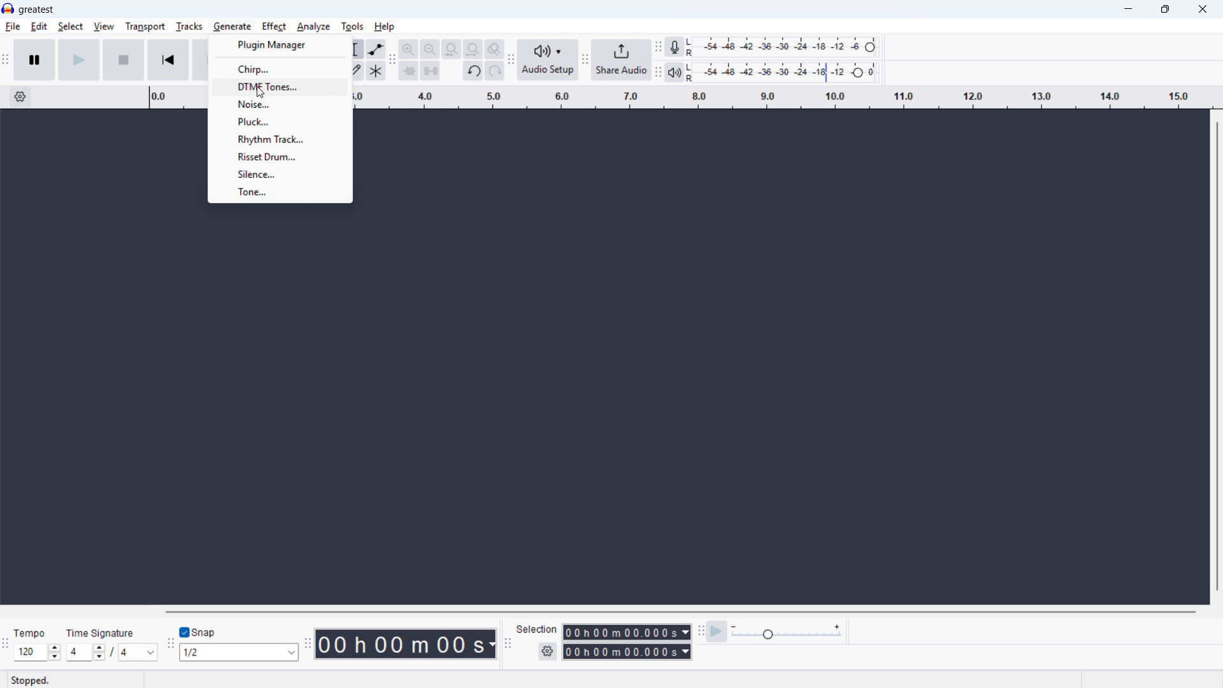  What do you see at coordinates (657, 73) in the screenshot?
I see `playback meter toolbar` at bounding box center [657, 73].